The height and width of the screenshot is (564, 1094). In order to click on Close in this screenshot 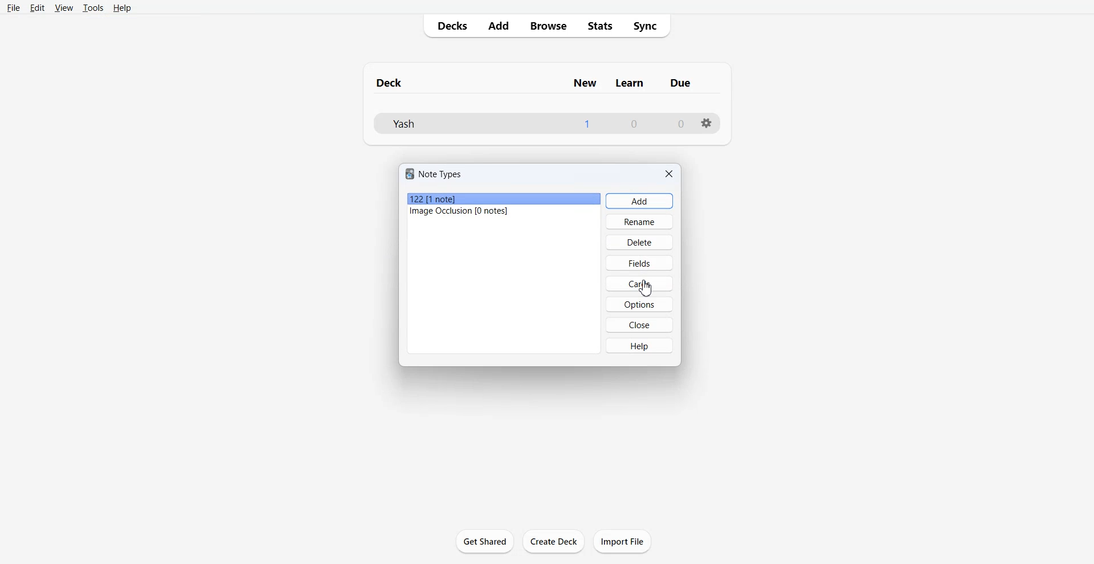, I will do `click(669, 173)`.